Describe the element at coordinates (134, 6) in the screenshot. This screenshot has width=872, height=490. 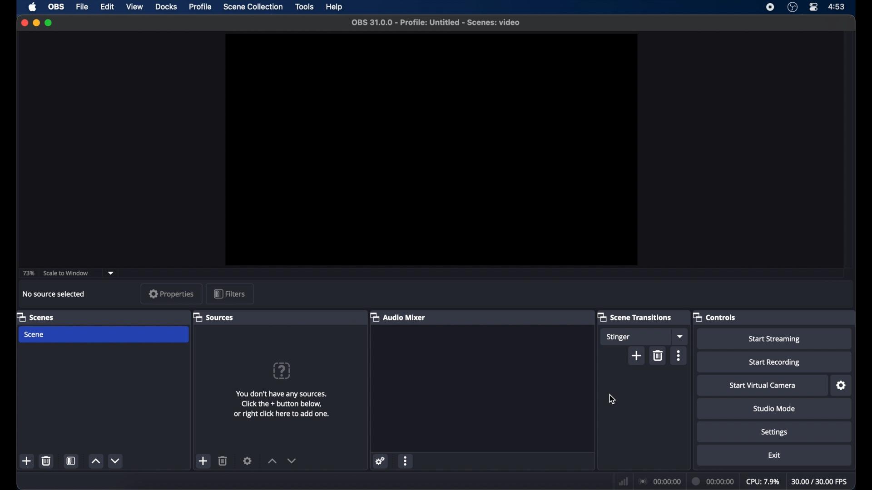
I see `view` at that location.